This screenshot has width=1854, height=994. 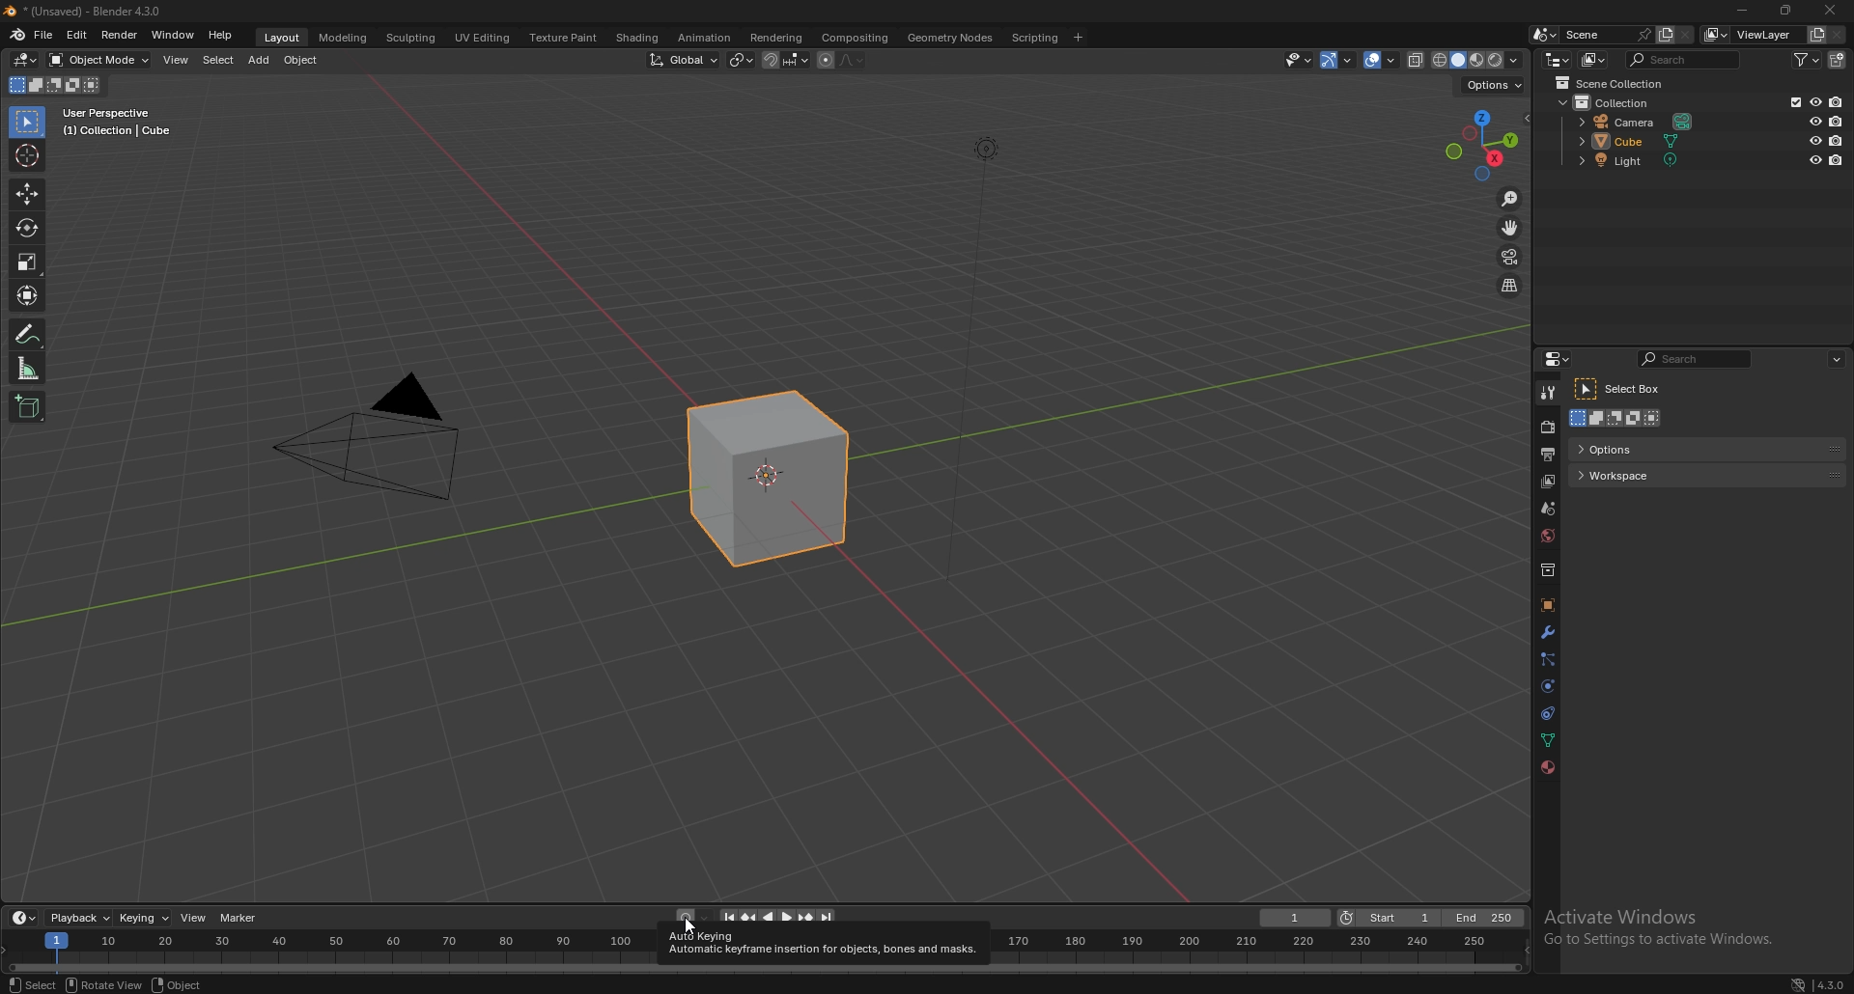 I want to click on zoom, so click(x=1510, y=199).